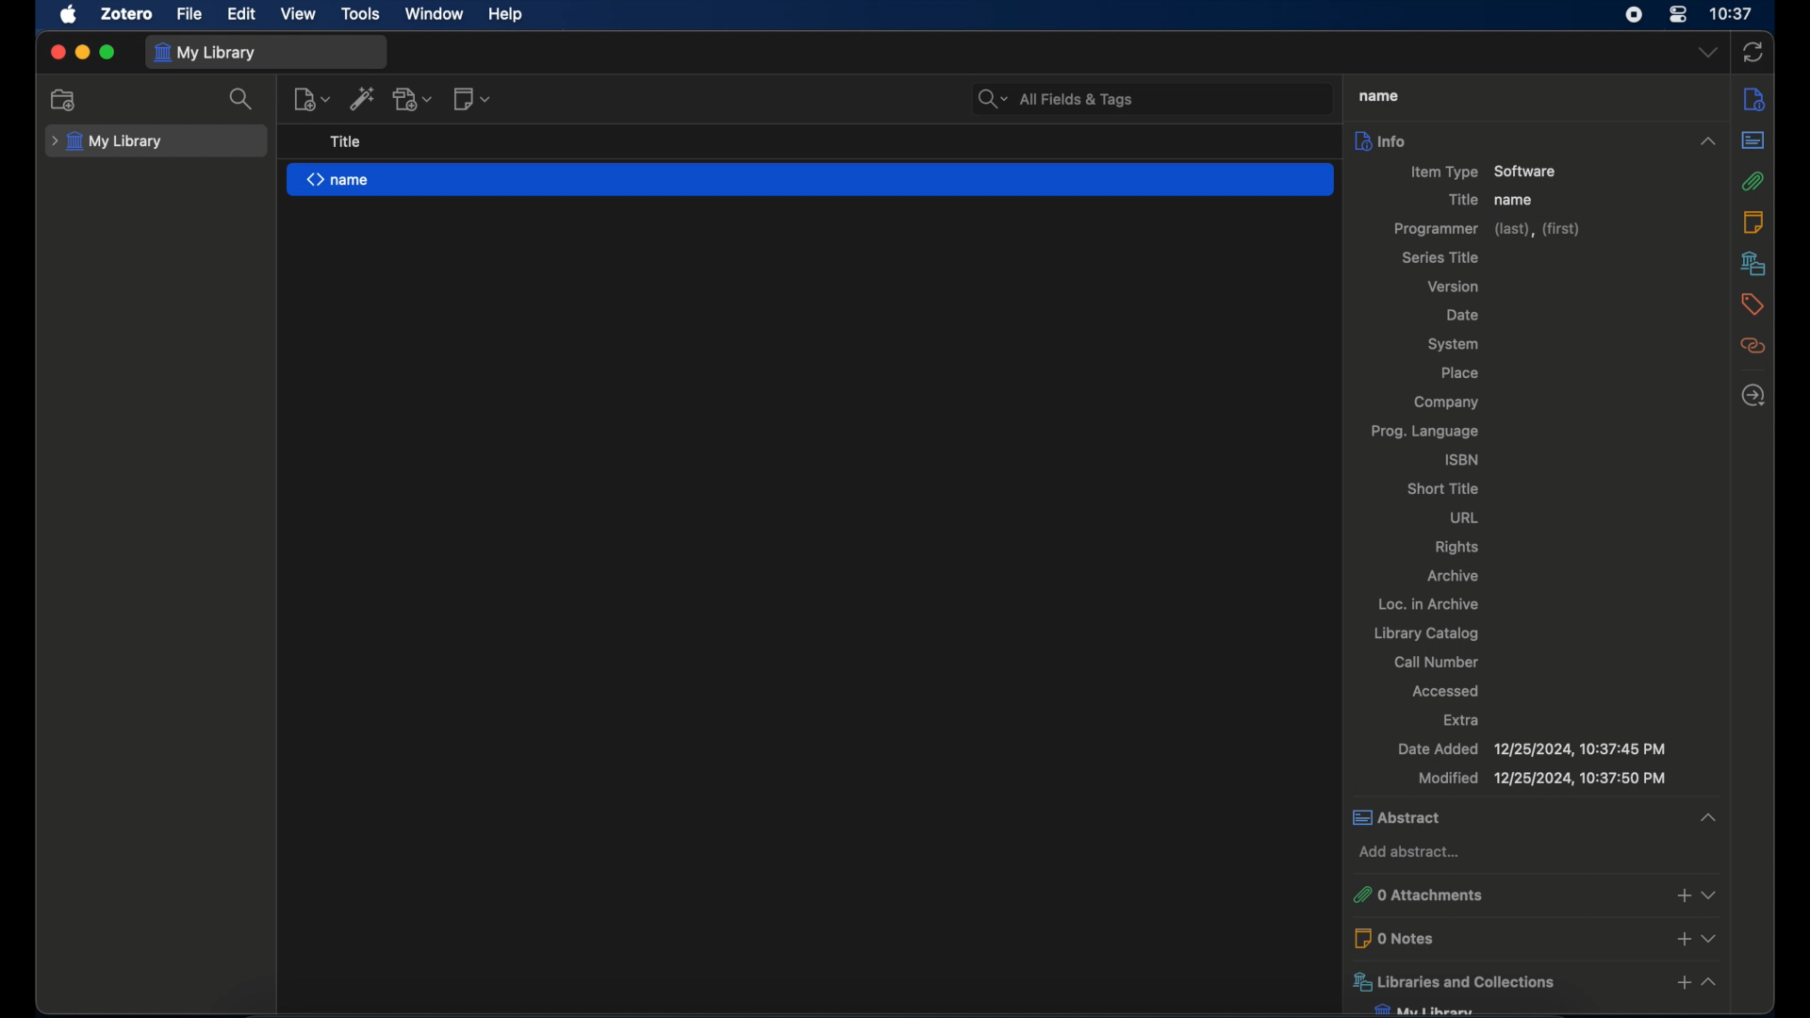 The image size is (1810, 1018). What do you see at coordinates (1489, 229) in the screenshot?
I see `programmer` at bounding box center [1489, 229].